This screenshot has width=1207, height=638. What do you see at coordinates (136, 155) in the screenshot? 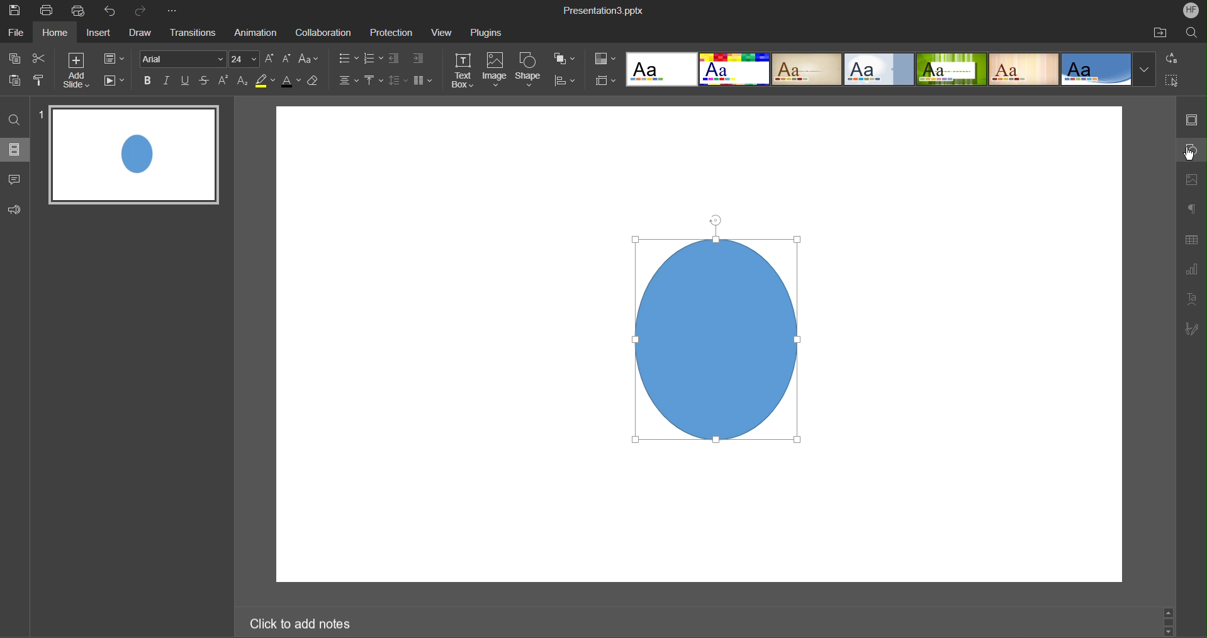
I see `Slide` at bounding box center [136, 155].